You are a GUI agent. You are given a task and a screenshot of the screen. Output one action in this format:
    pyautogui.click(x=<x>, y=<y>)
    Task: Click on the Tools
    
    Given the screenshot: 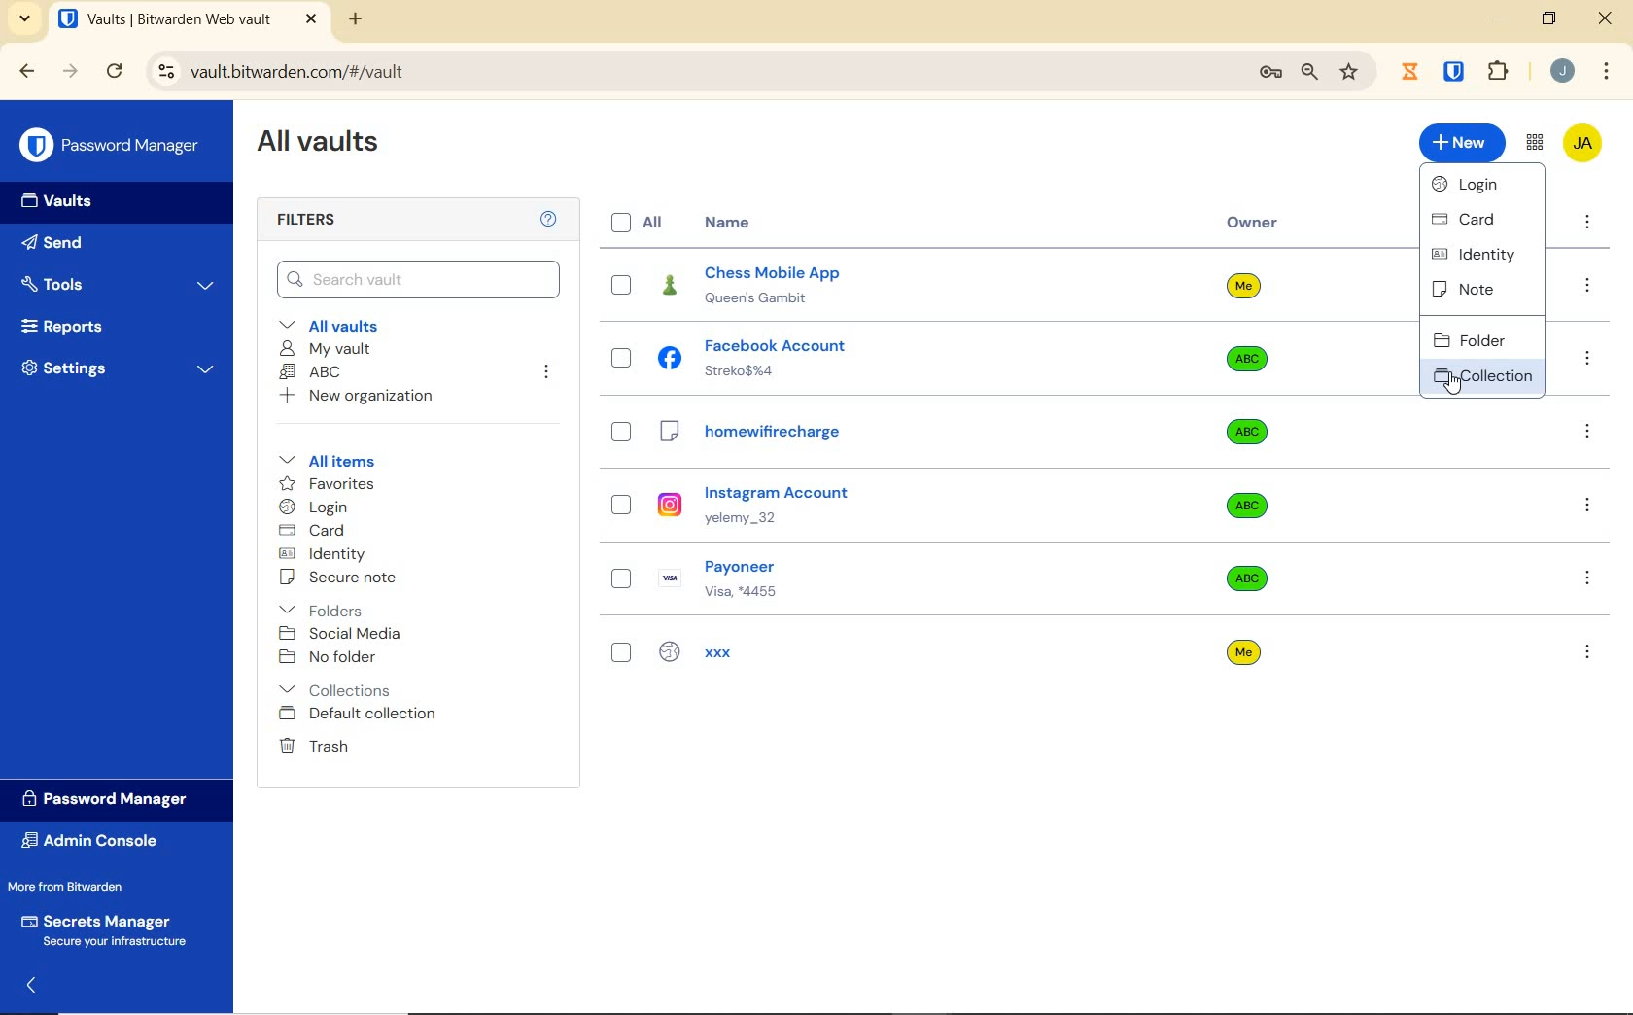 What is the action you would take?
    pyautogui.click(x=119, y=281)
    